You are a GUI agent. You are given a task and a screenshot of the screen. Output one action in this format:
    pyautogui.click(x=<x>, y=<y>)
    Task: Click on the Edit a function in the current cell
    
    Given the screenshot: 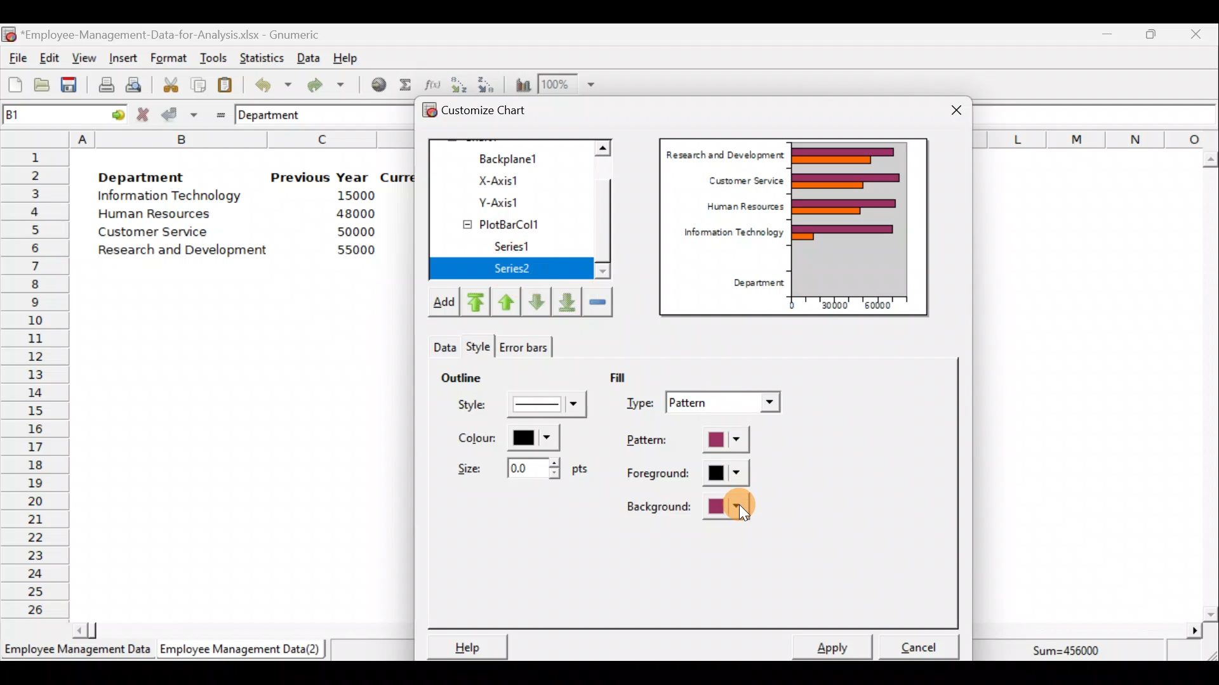 What is the action you would take?
    pyautogui.click(x=432, y=84)
    